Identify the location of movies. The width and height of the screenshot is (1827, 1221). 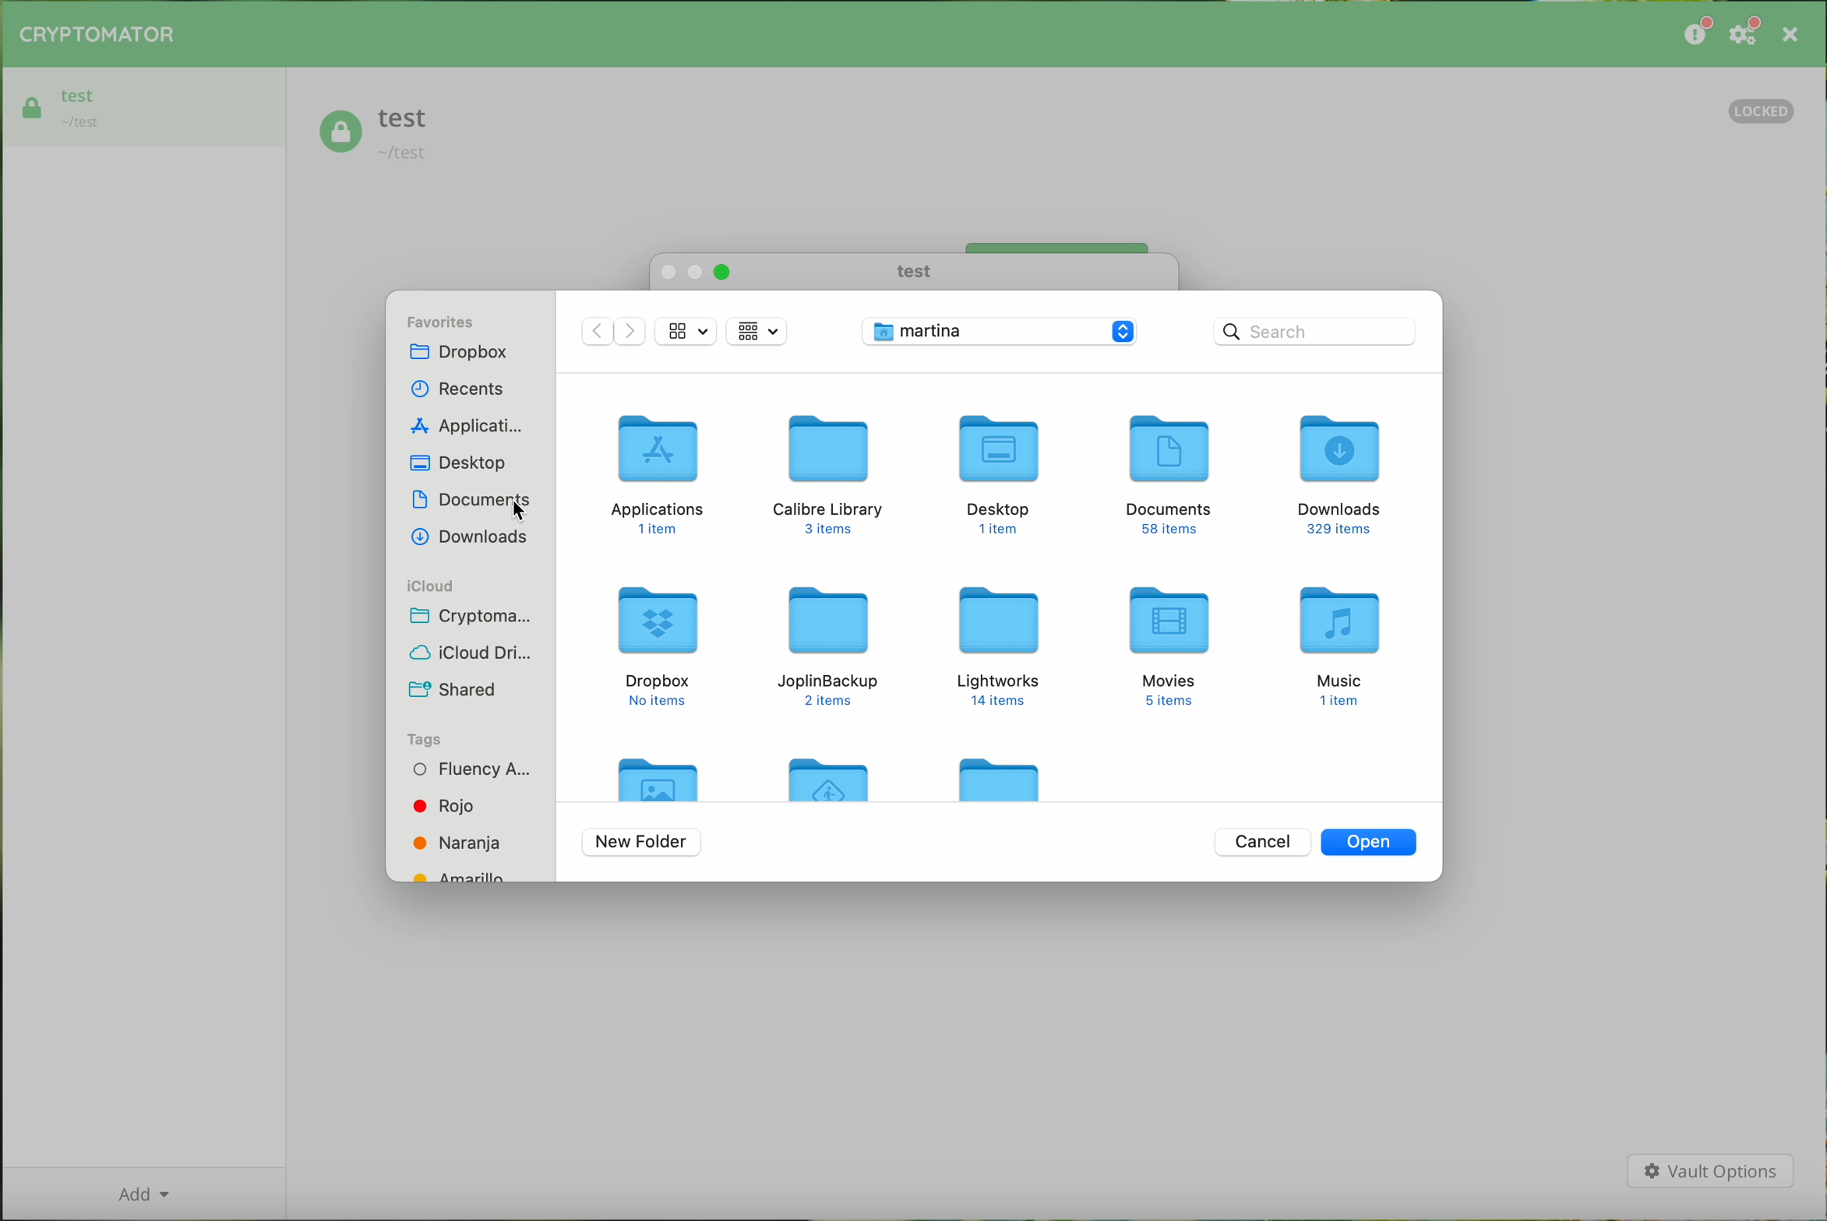
(1173, 646).